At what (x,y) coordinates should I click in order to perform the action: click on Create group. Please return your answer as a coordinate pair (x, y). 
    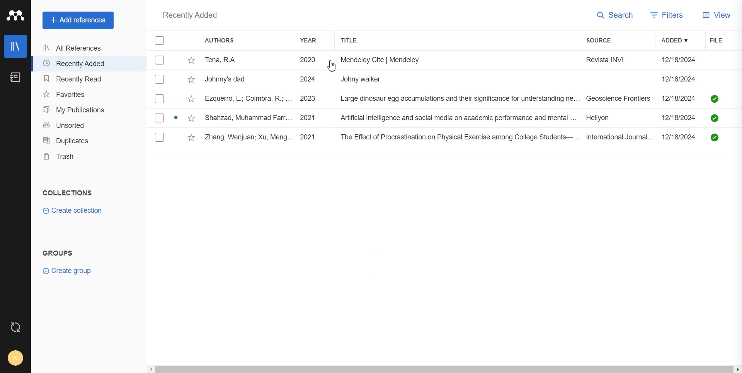
    Looking at the image, I should click on (67, 271).